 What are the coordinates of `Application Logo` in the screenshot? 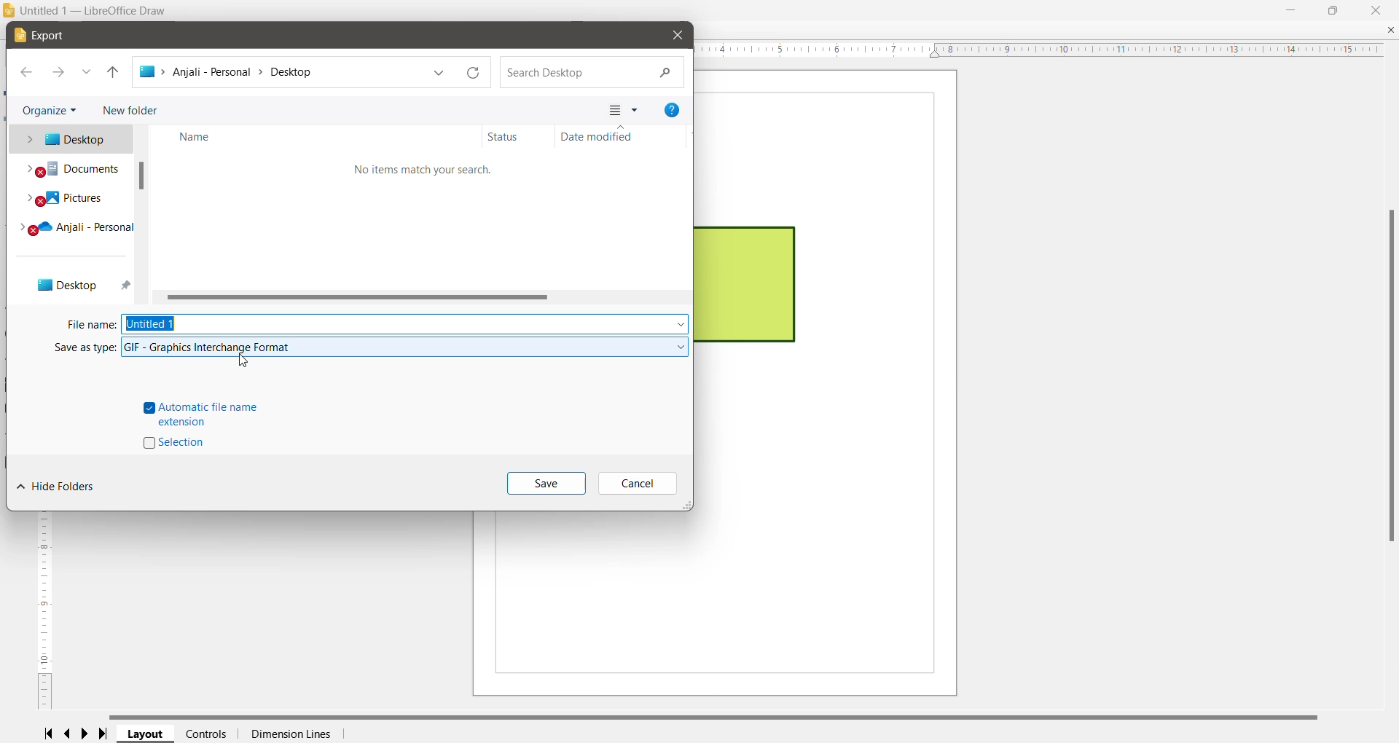 It's located at (9, 12).